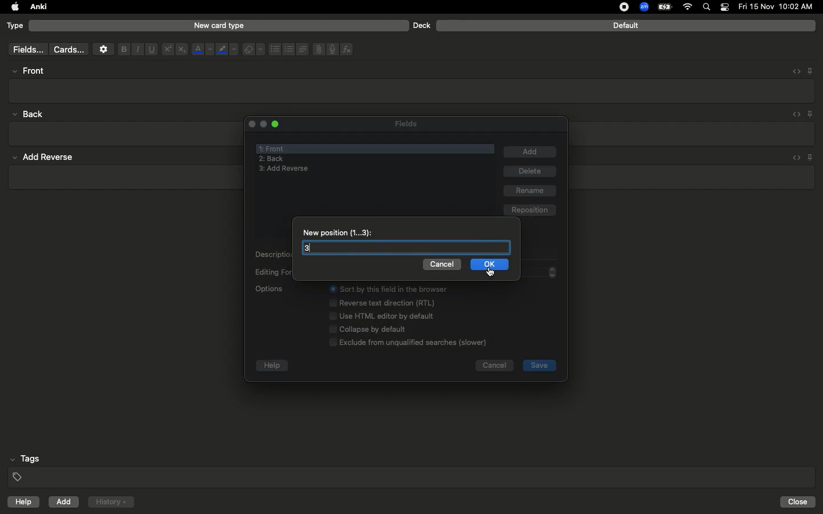  What do you see at coordinates (253, 50) in the screenshot?
I see `Eraser` at bounding box center [253, 50].